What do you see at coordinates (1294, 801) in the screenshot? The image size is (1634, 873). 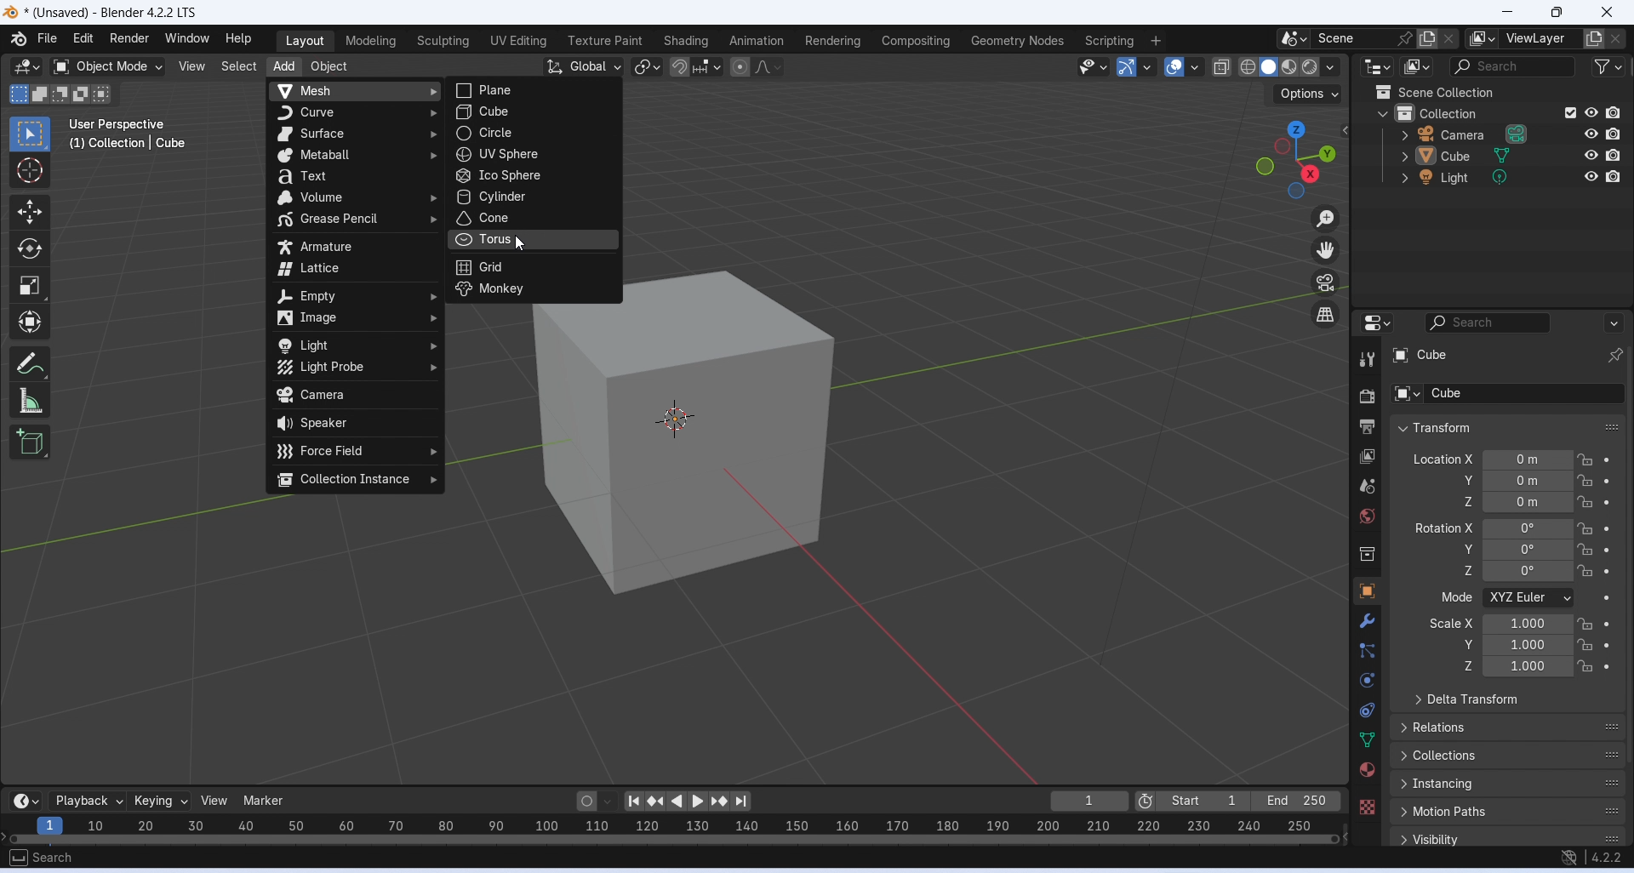 I see `End 250` at bounding box center [1294, 801].